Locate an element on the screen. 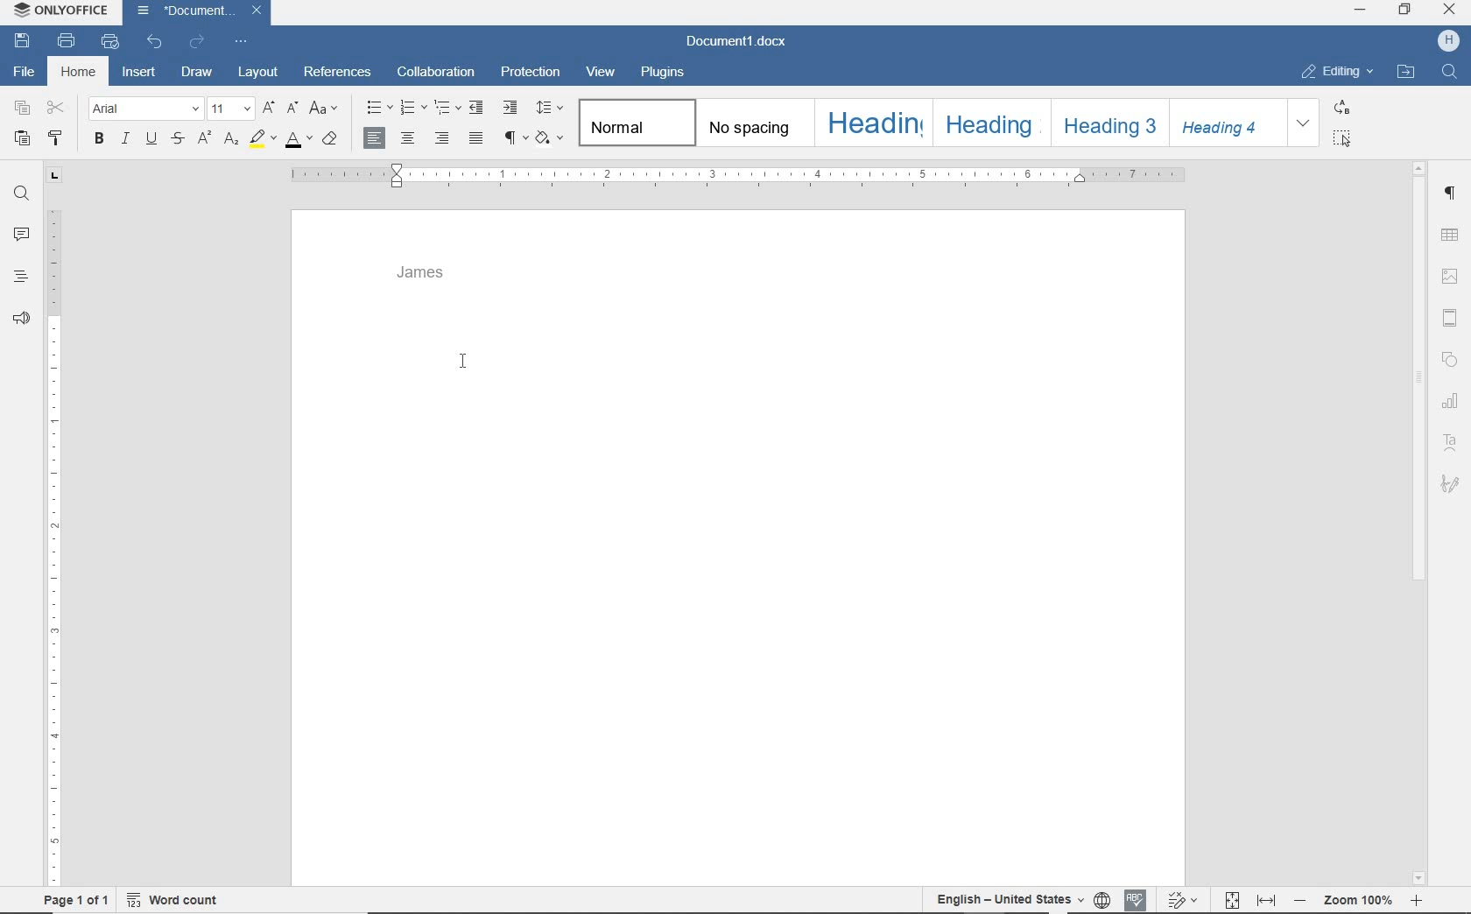  IMAGE is located at coordinates (1451, 276).